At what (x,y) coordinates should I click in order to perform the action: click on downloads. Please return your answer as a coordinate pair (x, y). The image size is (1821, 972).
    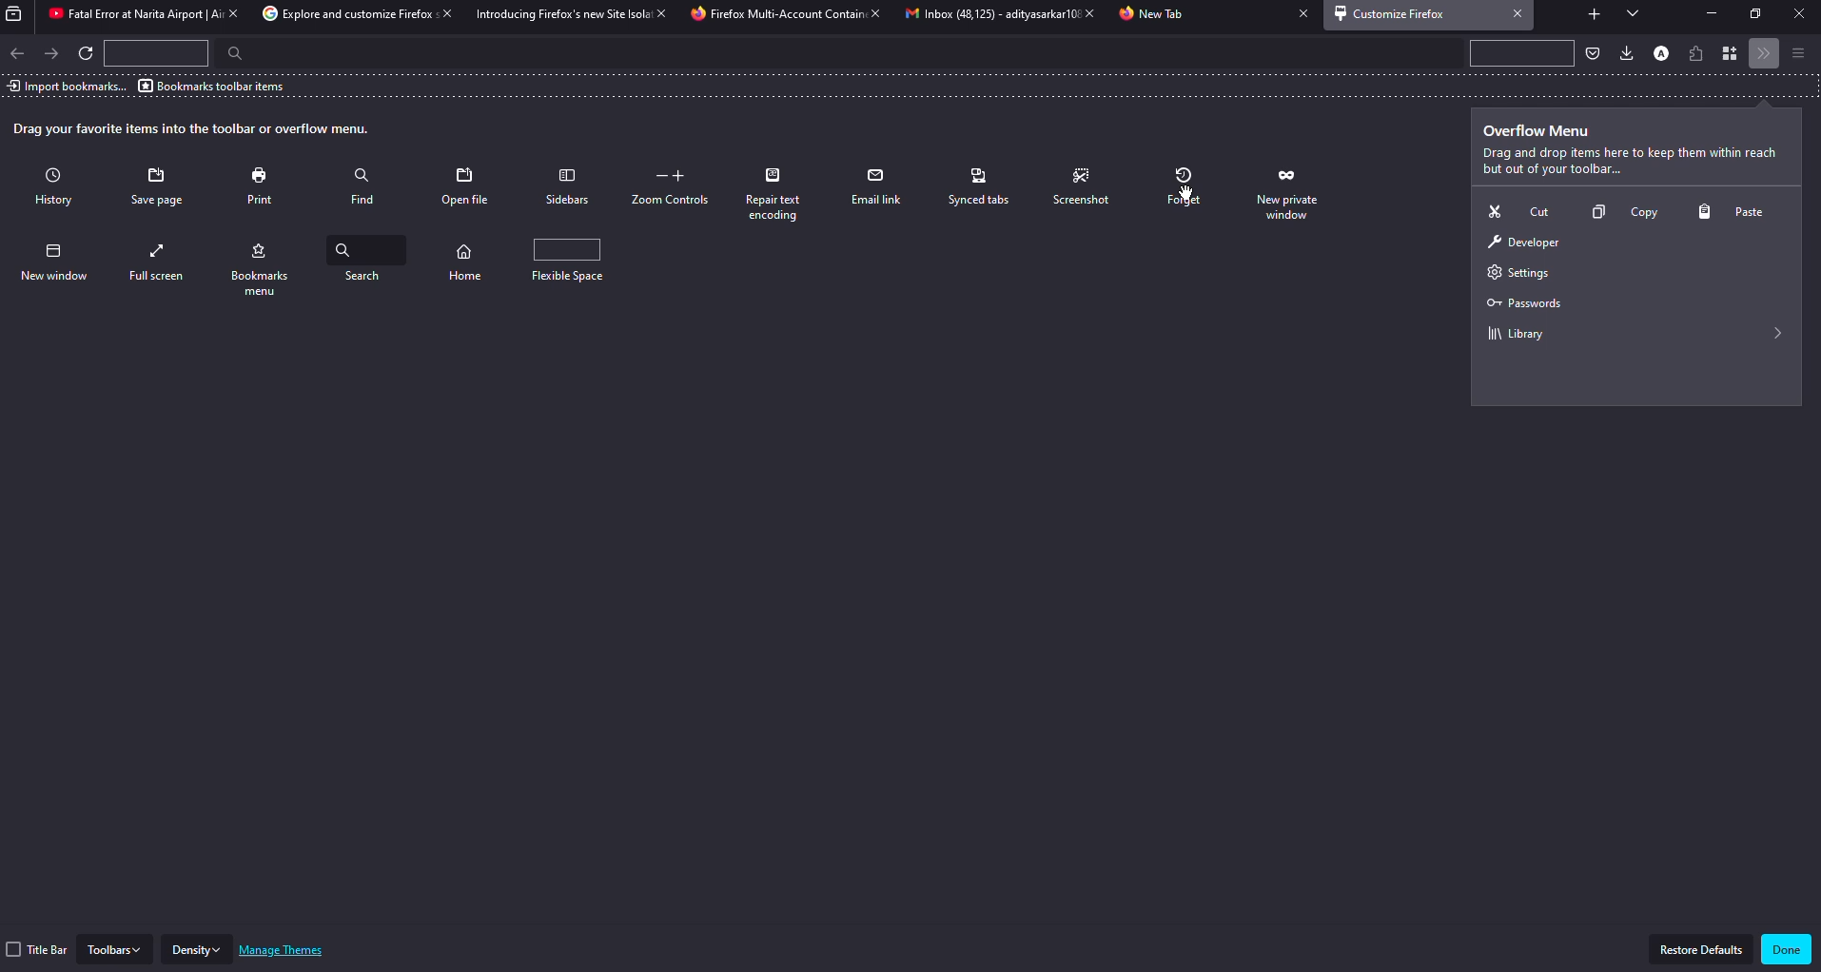
    Looking at the image, I should click on (1624, 52).